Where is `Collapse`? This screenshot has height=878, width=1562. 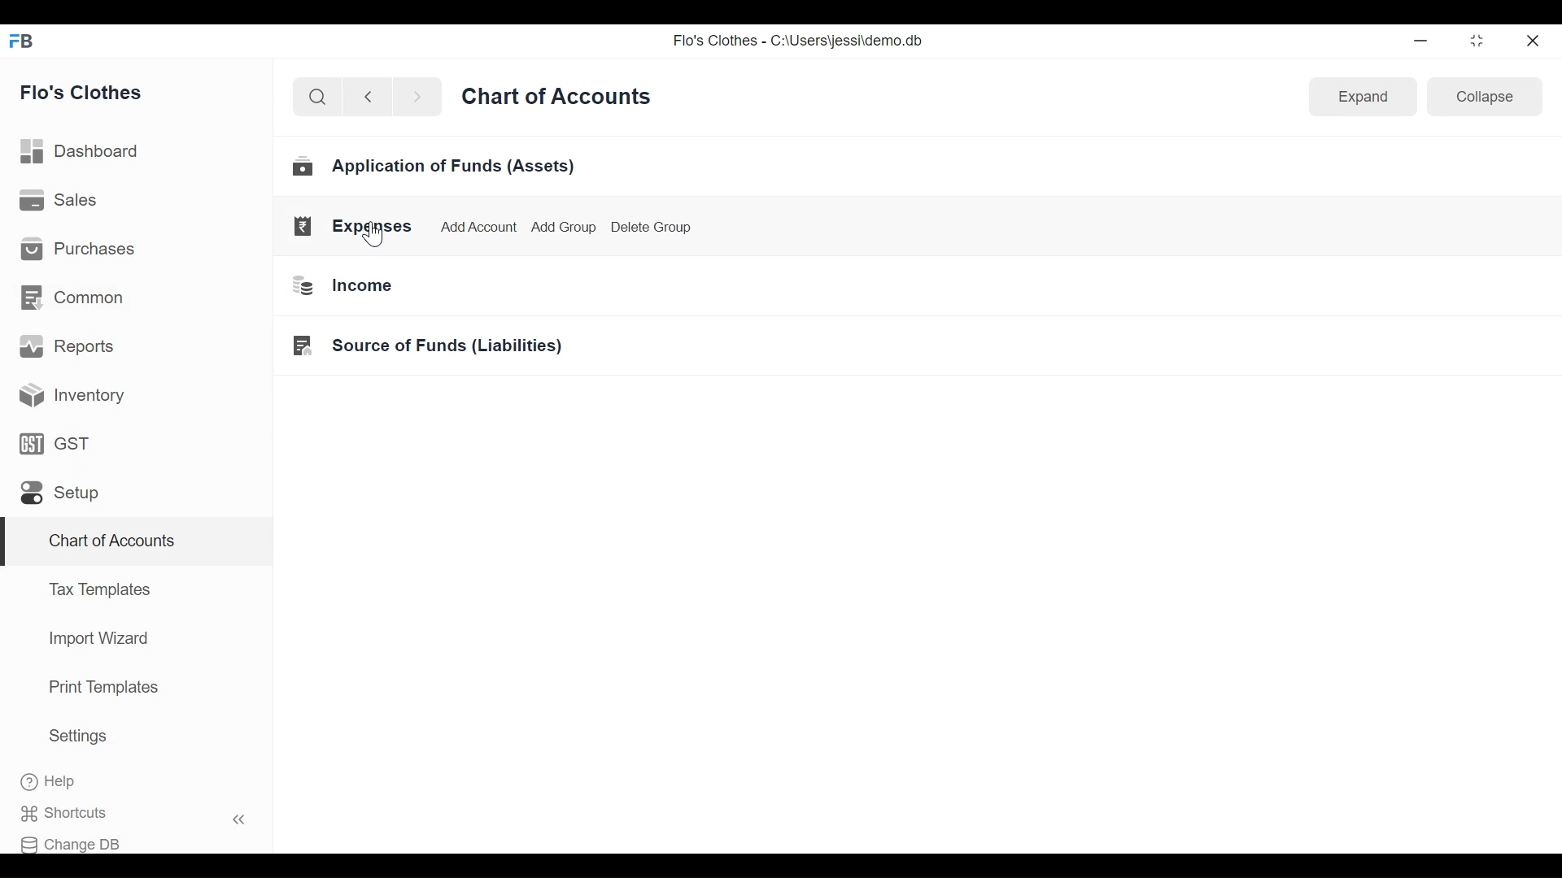
Collapse is located at coordinates (1487, 100).